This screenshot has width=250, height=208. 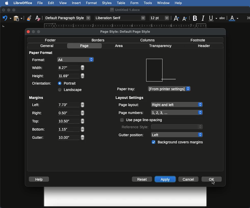 What do you see at coordinates (7, 18) in the screenshot?
I see `Undo` at bounding box center [7, 18].